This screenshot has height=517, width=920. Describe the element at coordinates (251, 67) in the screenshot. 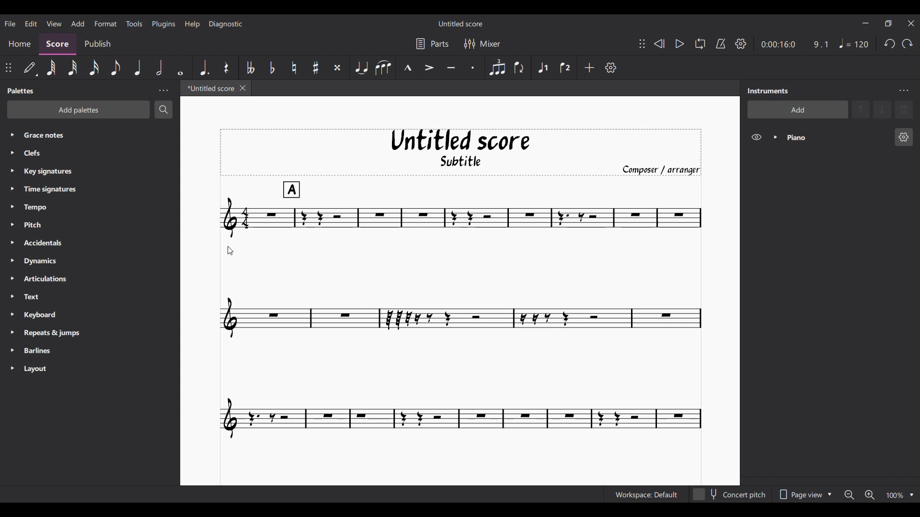

I see `Toggle double flat` at that location.